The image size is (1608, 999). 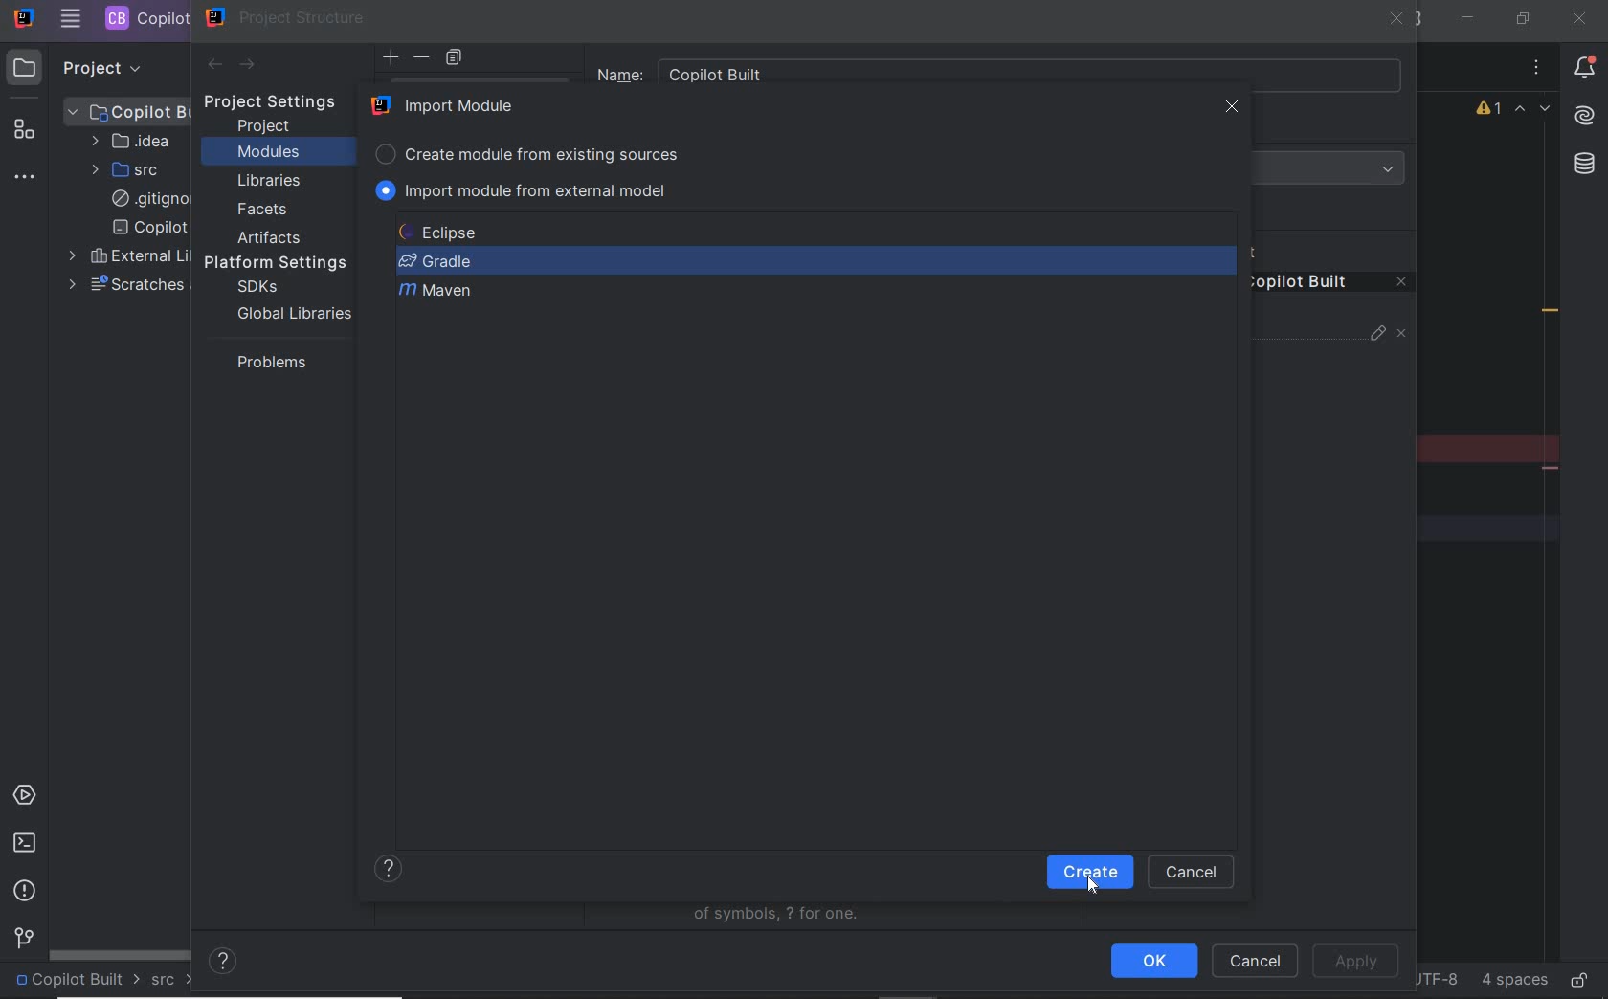 I want to click on copilot built.iml, so click(x=149, y=228).